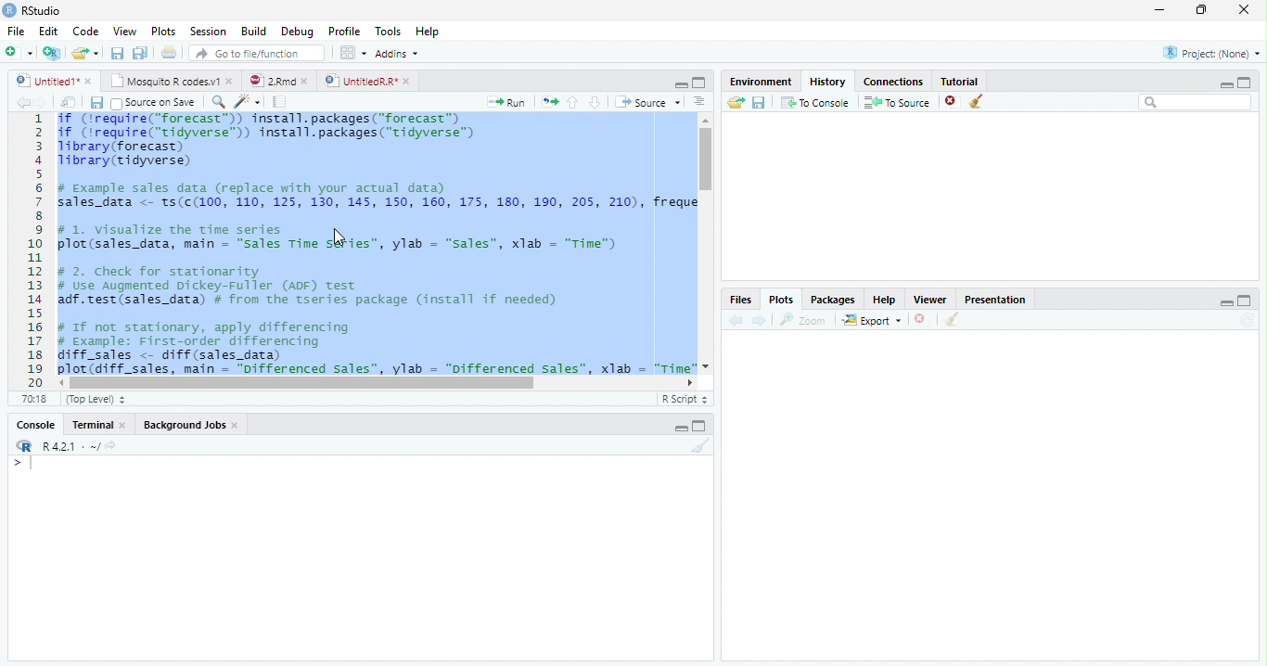 This screenshot has height=666, width=1267. I want to click on Cursor, so click(339, 237).